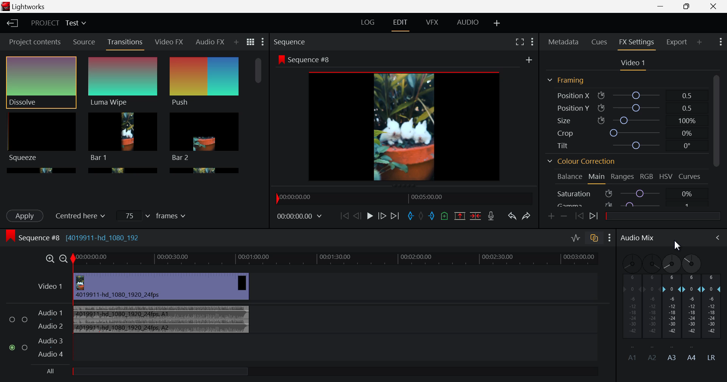  Describe the element at coordinates (700, 42) in the screenshot. I see `Add Panel` at that location.